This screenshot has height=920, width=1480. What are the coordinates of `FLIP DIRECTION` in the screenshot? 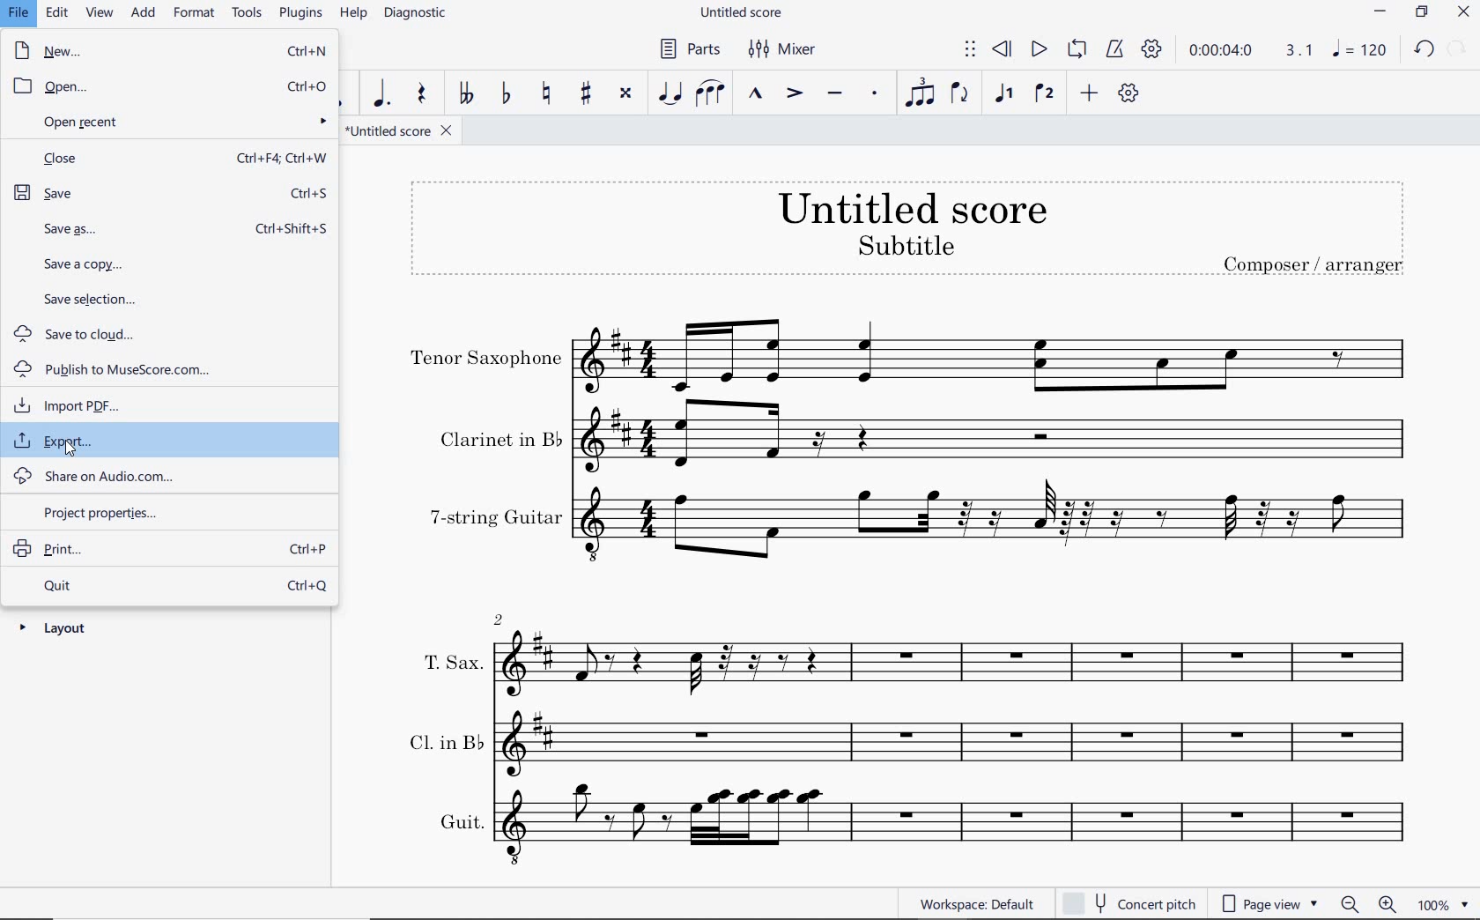 It's located at (961, 95).